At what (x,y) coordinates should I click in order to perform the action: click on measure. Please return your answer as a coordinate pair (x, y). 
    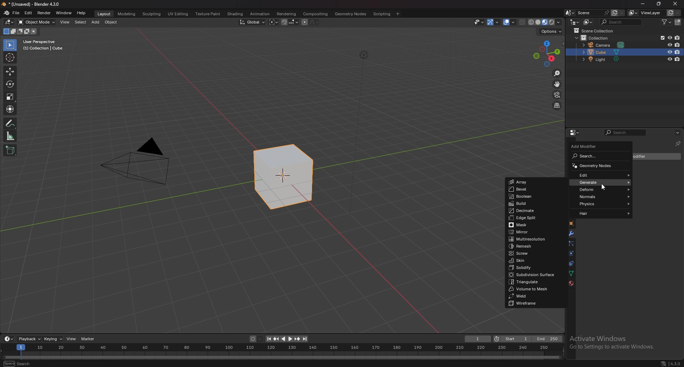
    Looking at the image, I should click on (11, 136).